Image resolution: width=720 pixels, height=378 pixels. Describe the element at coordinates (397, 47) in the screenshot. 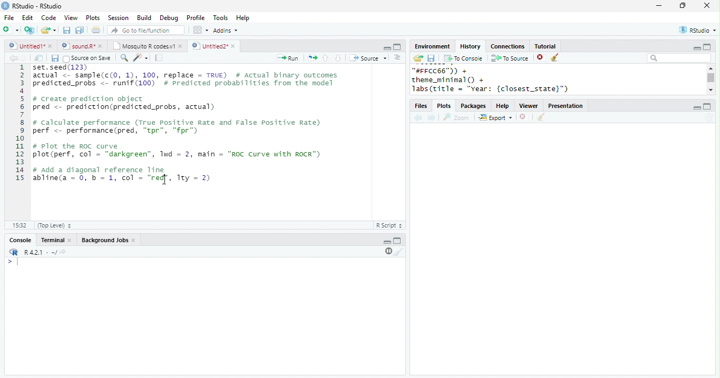

I see `maximize` at that location.